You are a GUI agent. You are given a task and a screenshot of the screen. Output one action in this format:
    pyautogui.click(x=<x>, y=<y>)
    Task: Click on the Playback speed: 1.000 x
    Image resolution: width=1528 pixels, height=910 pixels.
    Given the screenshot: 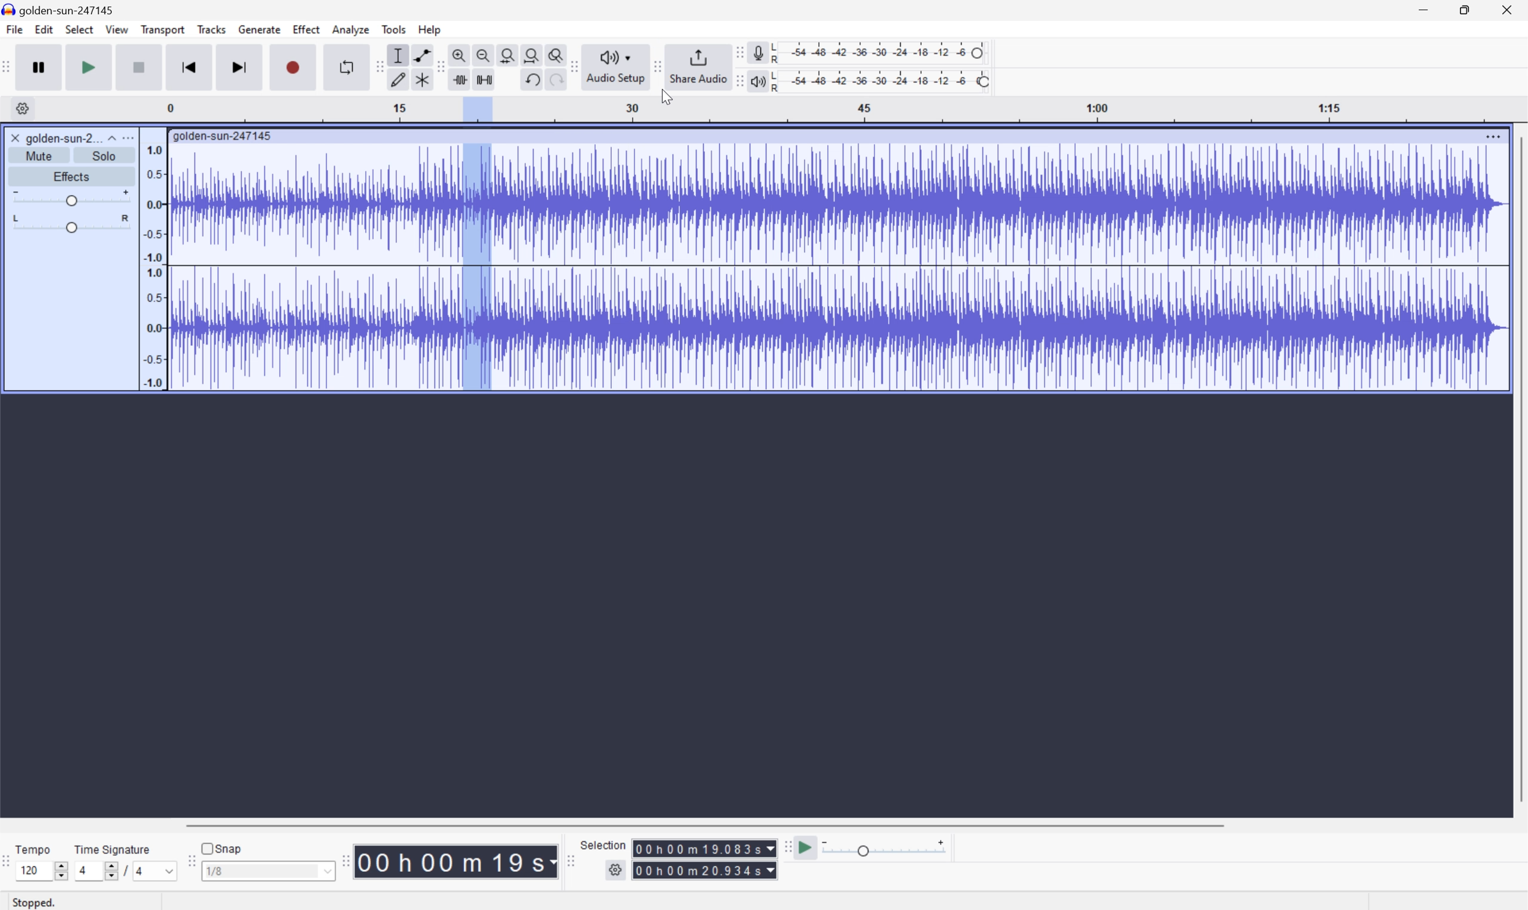 What is the action you would take?
    pyautogui.click(x=886, y=848)
    